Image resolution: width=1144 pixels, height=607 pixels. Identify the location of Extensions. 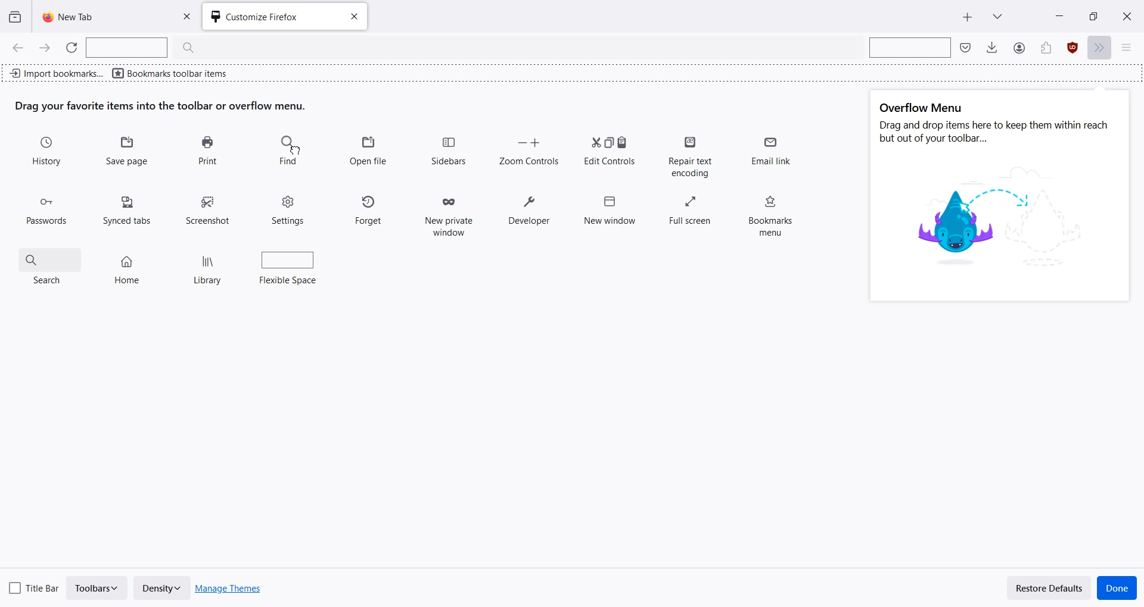
(1073, 48).